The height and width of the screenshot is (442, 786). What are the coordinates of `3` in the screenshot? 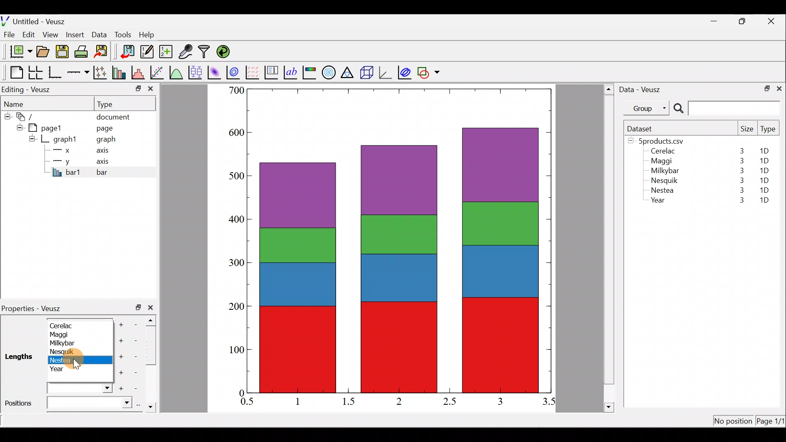 It's located at (499, 401).